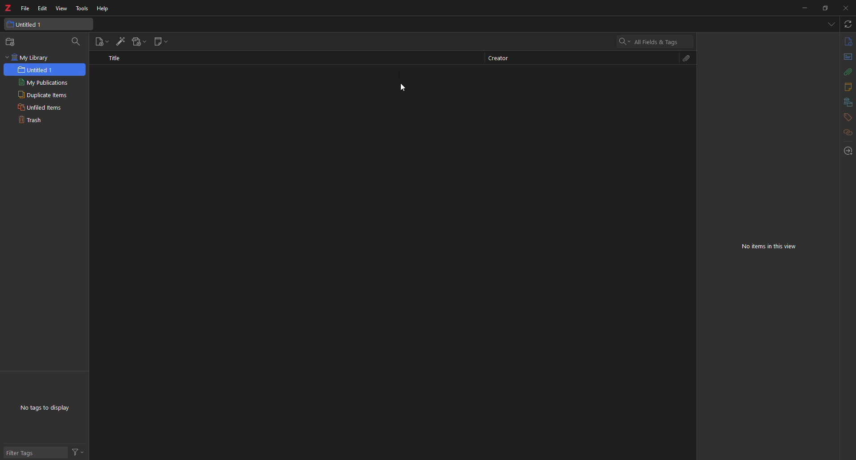 The height and width of the screenshot is (460, 856). I want to click on tags, so click(848, 117).